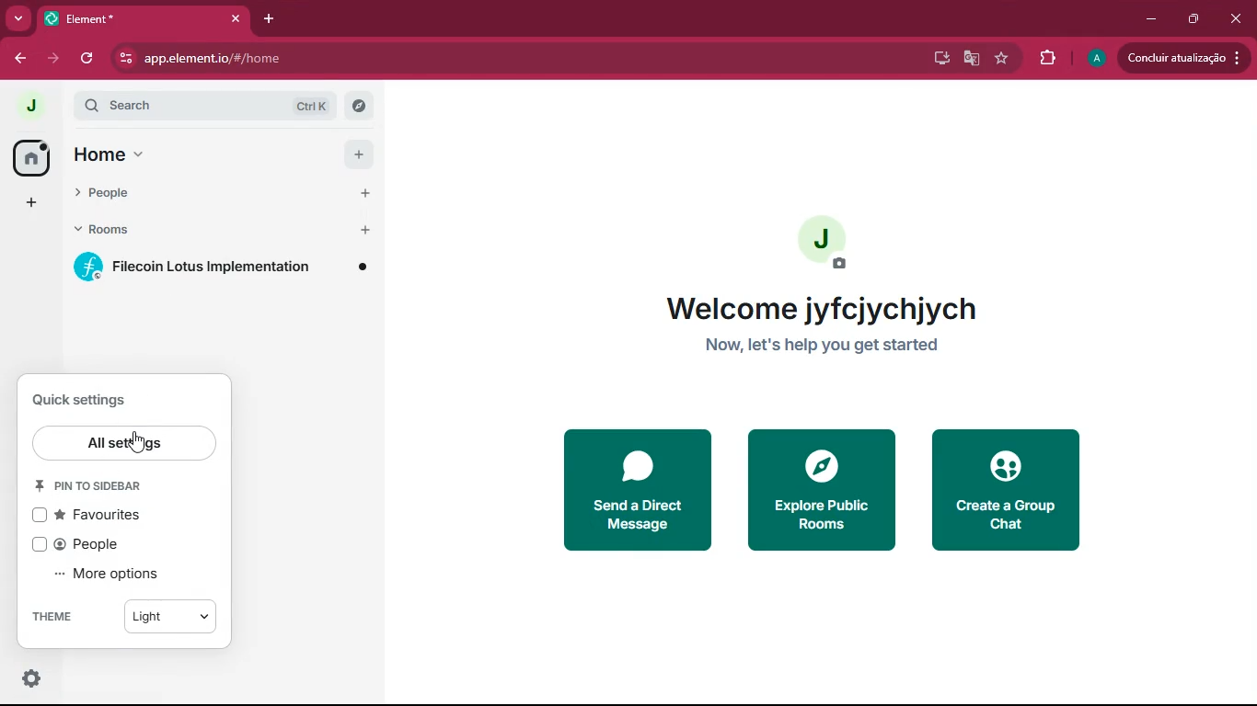 The width and height of the screenshot is (1257, 706). Describe the element at coordinates (362, 193) in the screenshot. I see `add button` at that location.